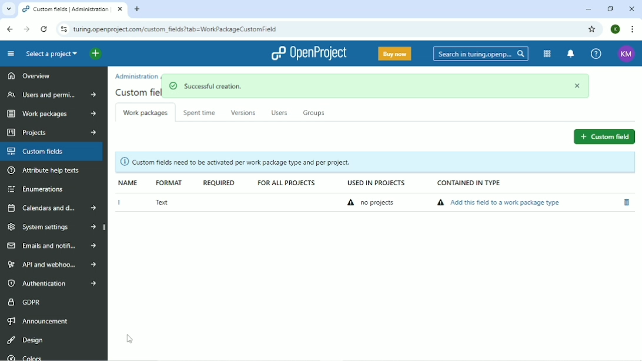  Describe the element at coordinates (162, 202) in the screenshot. I see `Text` at that location.